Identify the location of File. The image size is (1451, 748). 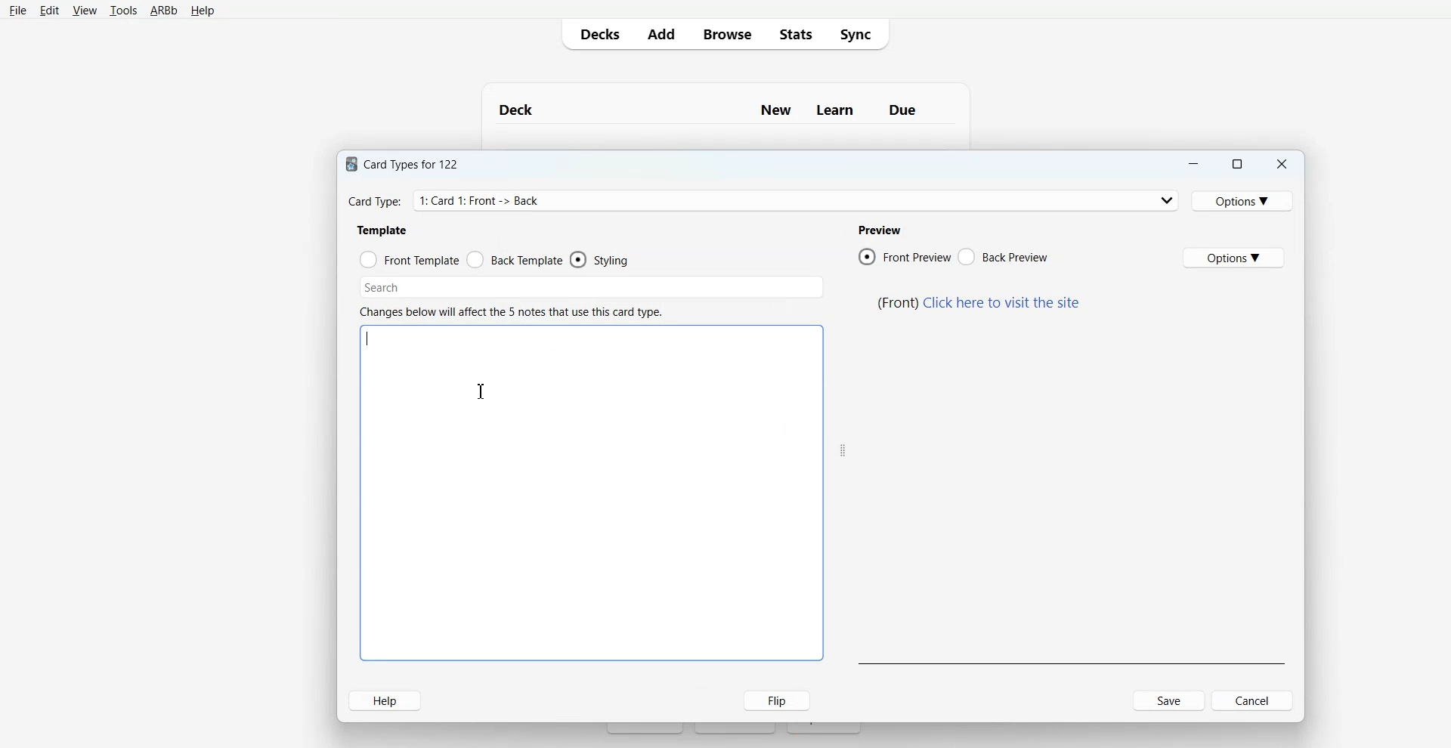
(17, 11).